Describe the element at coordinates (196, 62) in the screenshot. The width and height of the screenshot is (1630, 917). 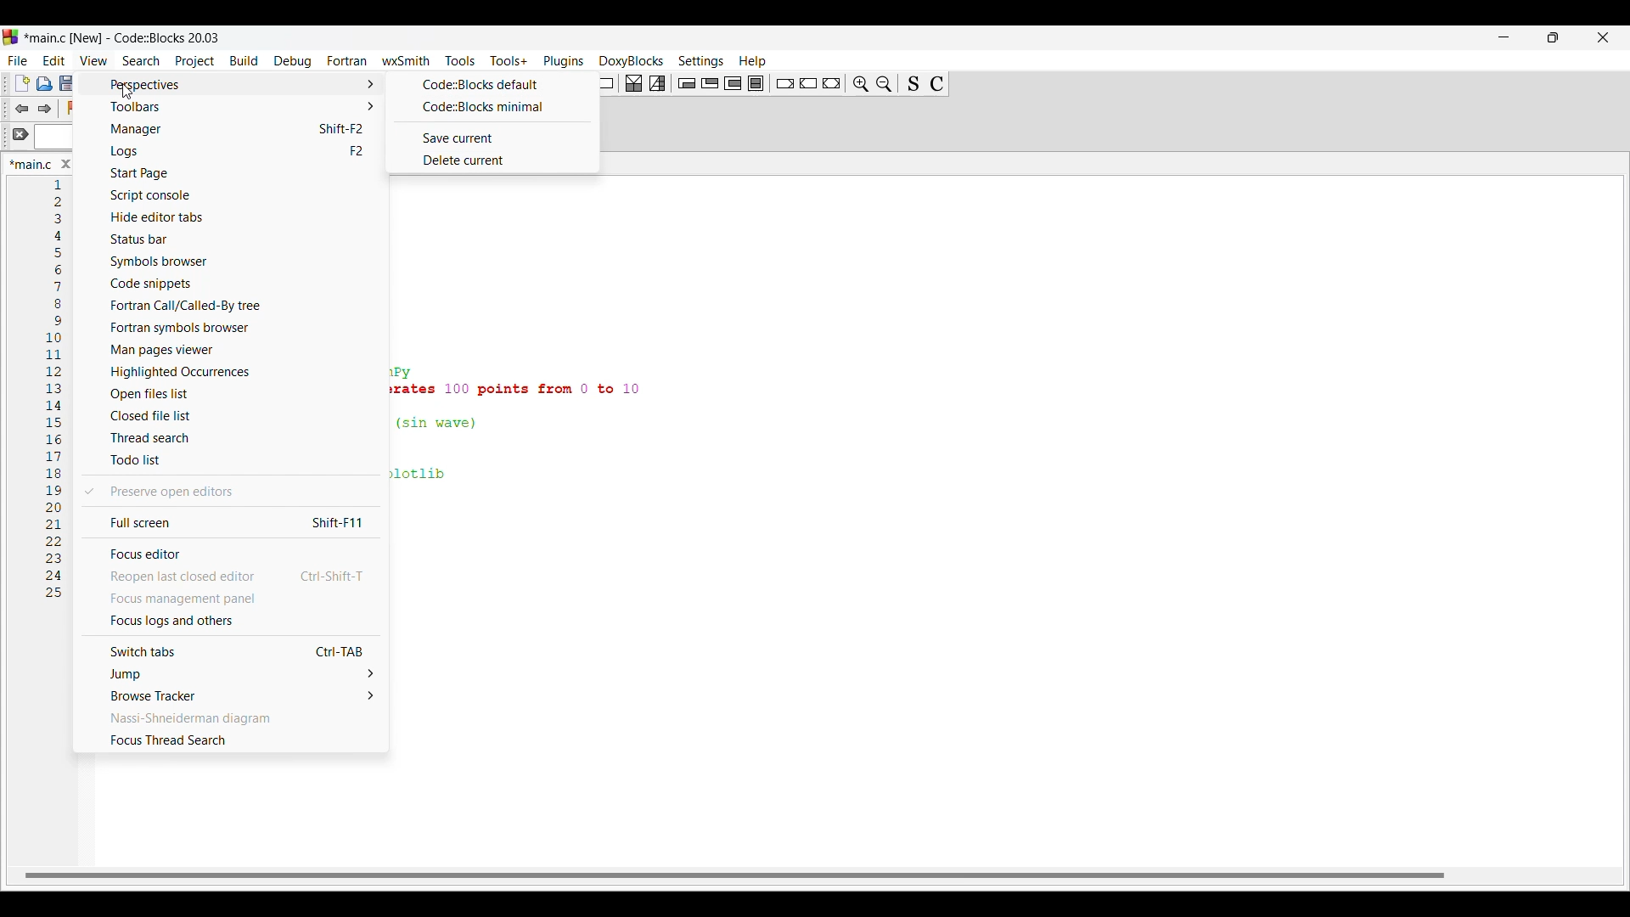
I see `Project menu` at that location.